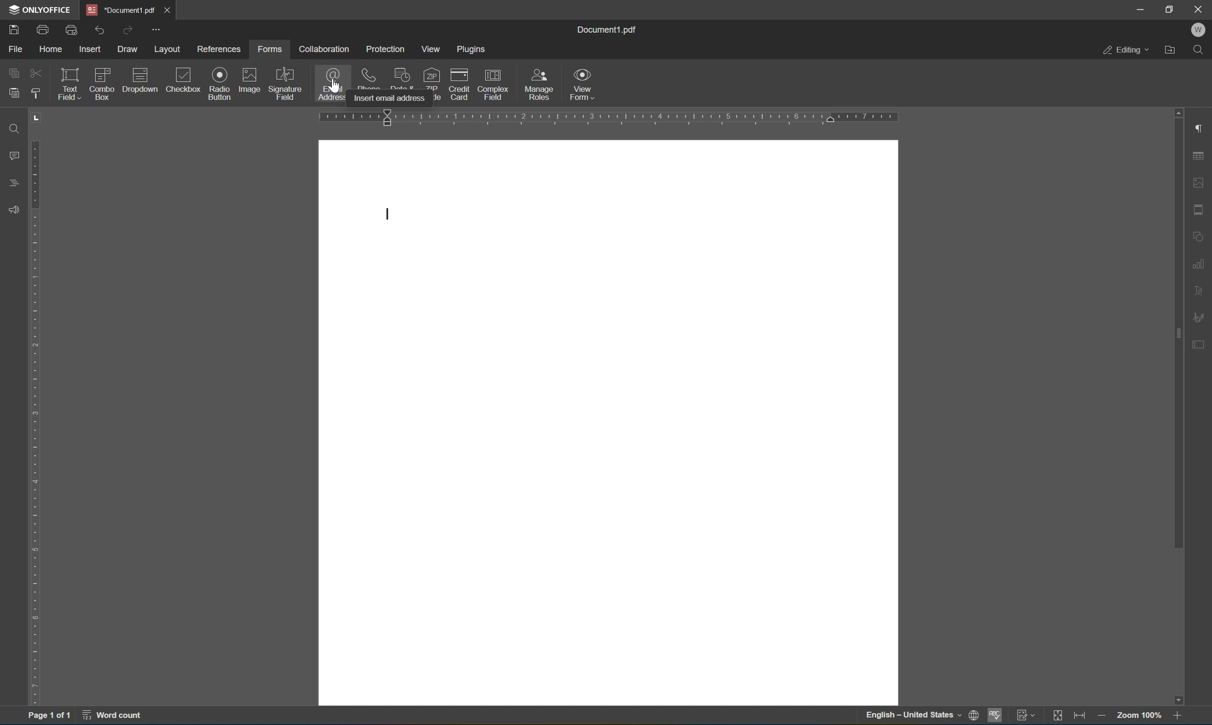 The width and height of the screenshot is (1212, 725). What do you see at coordinates (1101, 718) in the screenshot?
I see `zoom out` at bounding box center [1101, 718].